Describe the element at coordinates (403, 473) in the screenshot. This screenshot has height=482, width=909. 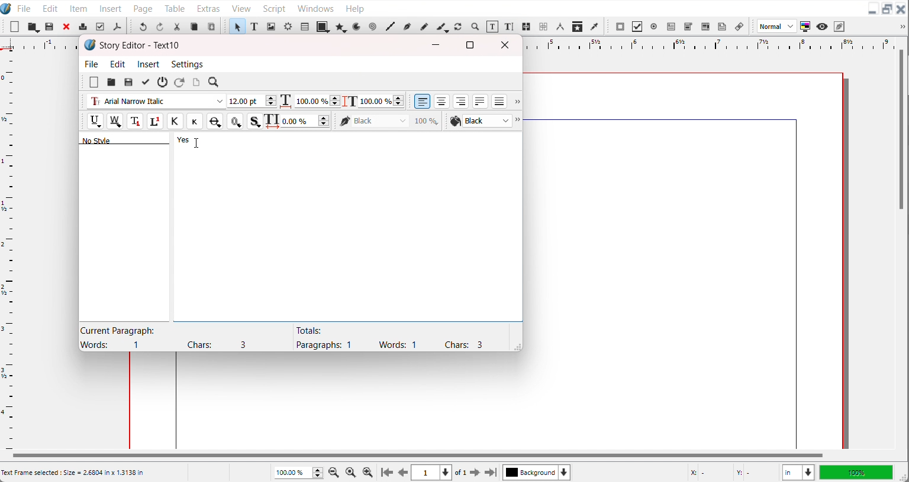
I see `Go to previous page` at that location.